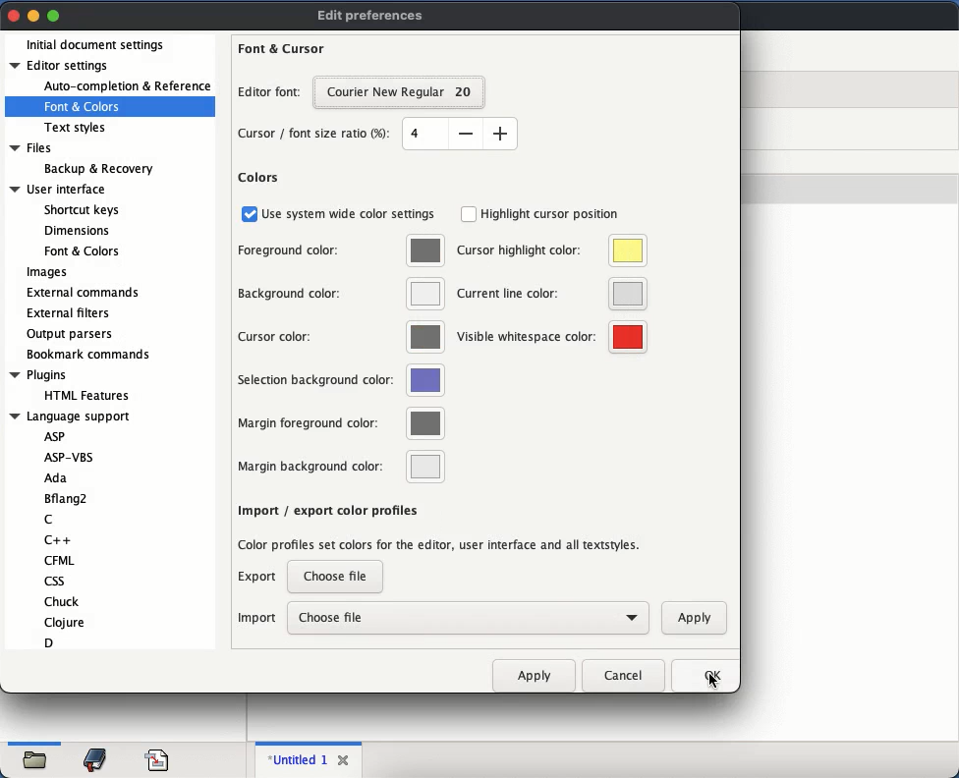  What do you see at coordinates (87, 395) in the screenshot?
I see `HTML Features` at bounding box center [87, 395].